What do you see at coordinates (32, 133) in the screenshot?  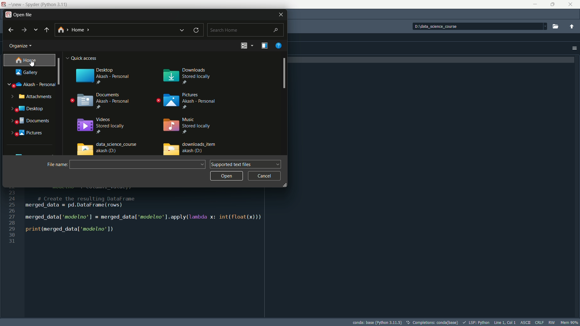 I see `pictures` at bounding box center [32, 133].